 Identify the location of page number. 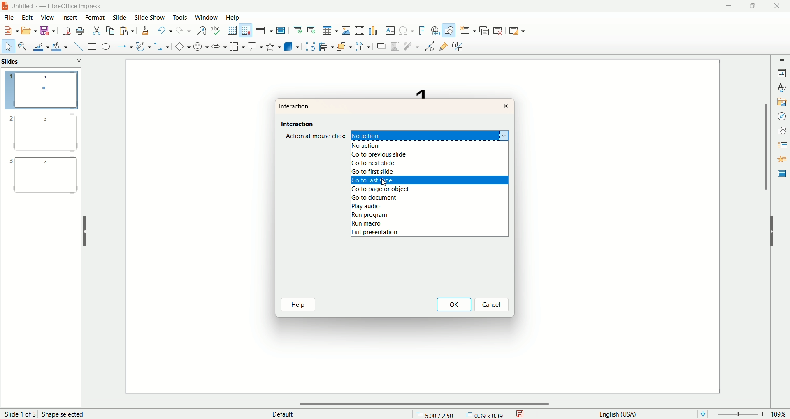
(19, 414).